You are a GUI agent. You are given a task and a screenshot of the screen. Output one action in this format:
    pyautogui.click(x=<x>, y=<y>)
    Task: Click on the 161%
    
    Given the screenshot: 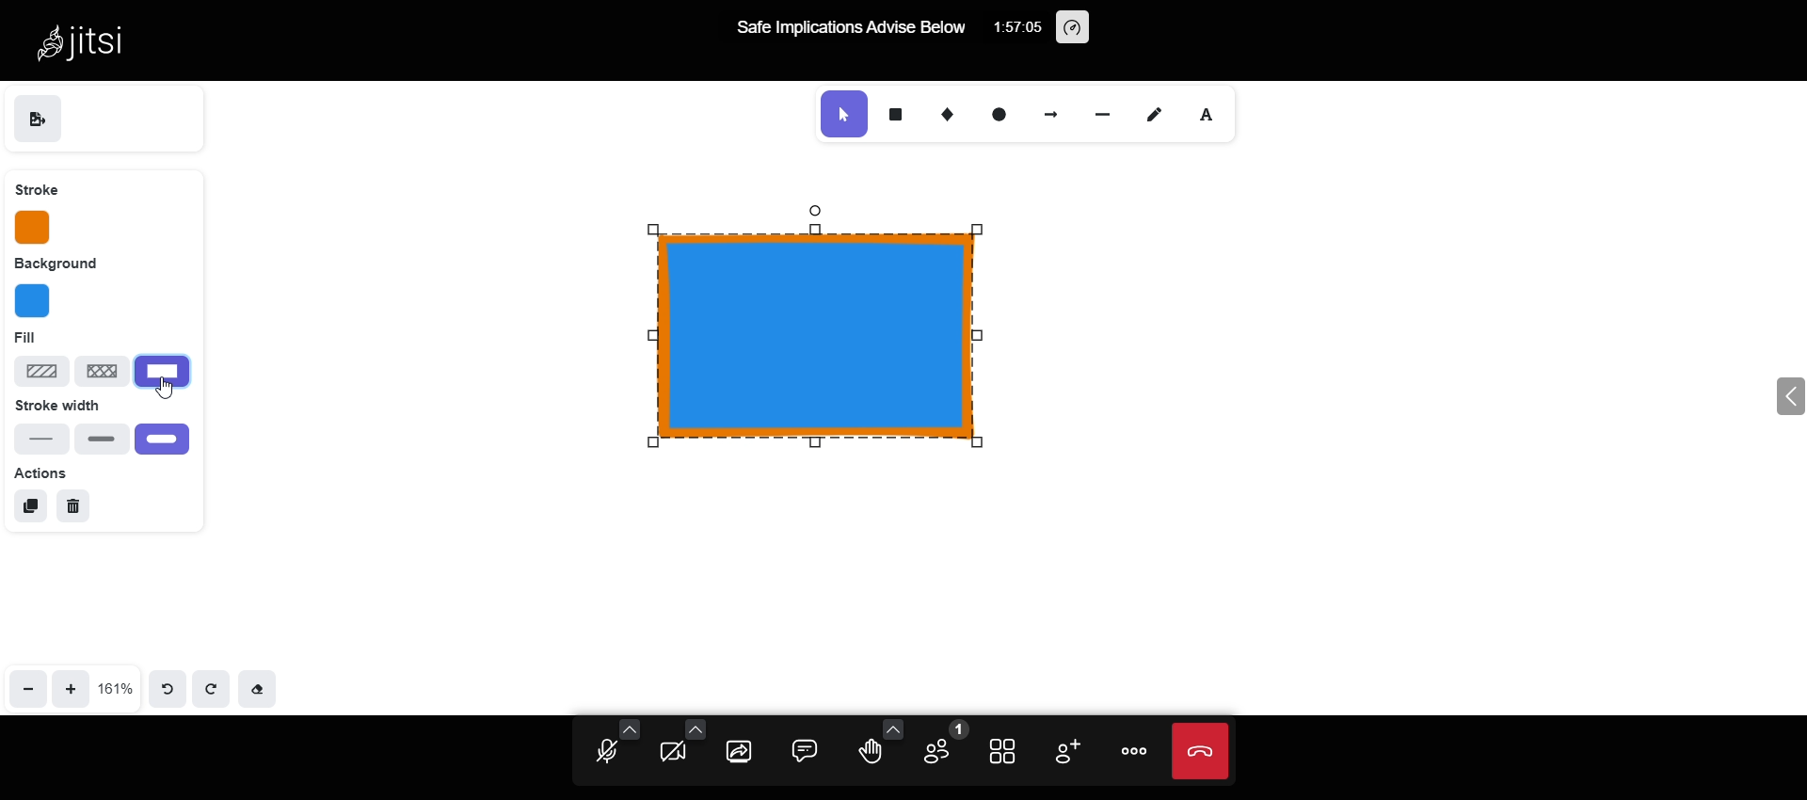 What is the action you would take?
    pyautogui.click(x=115, y=684)
    